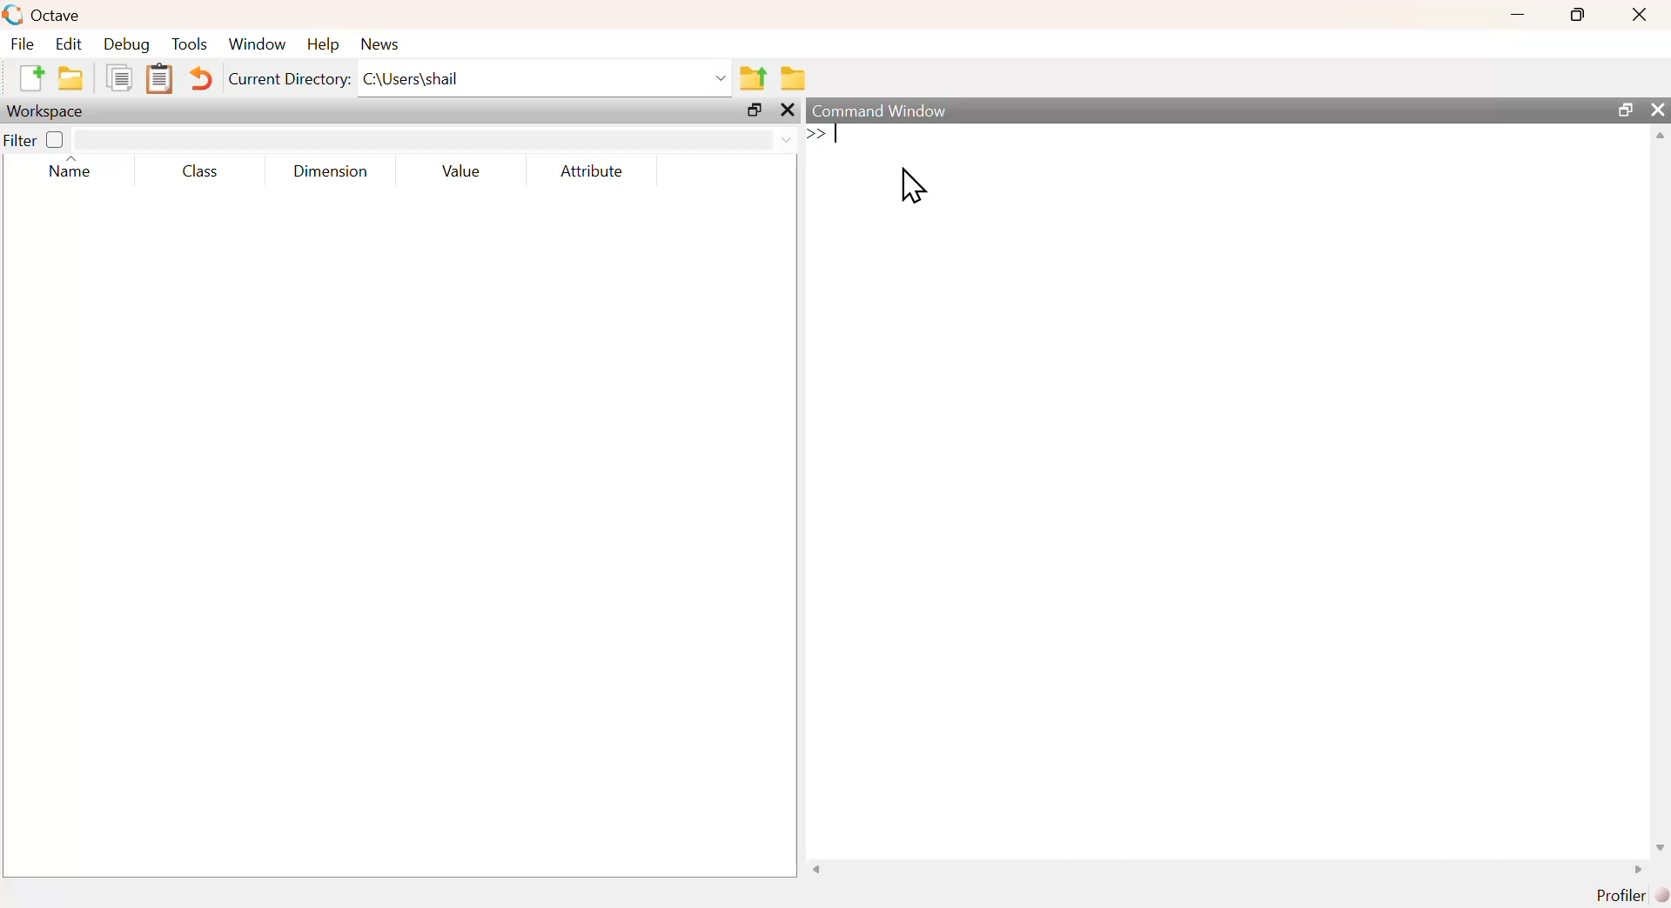 The width and height of the screenshot is (1671, 908). I want to click on filter, so click(20, 139).